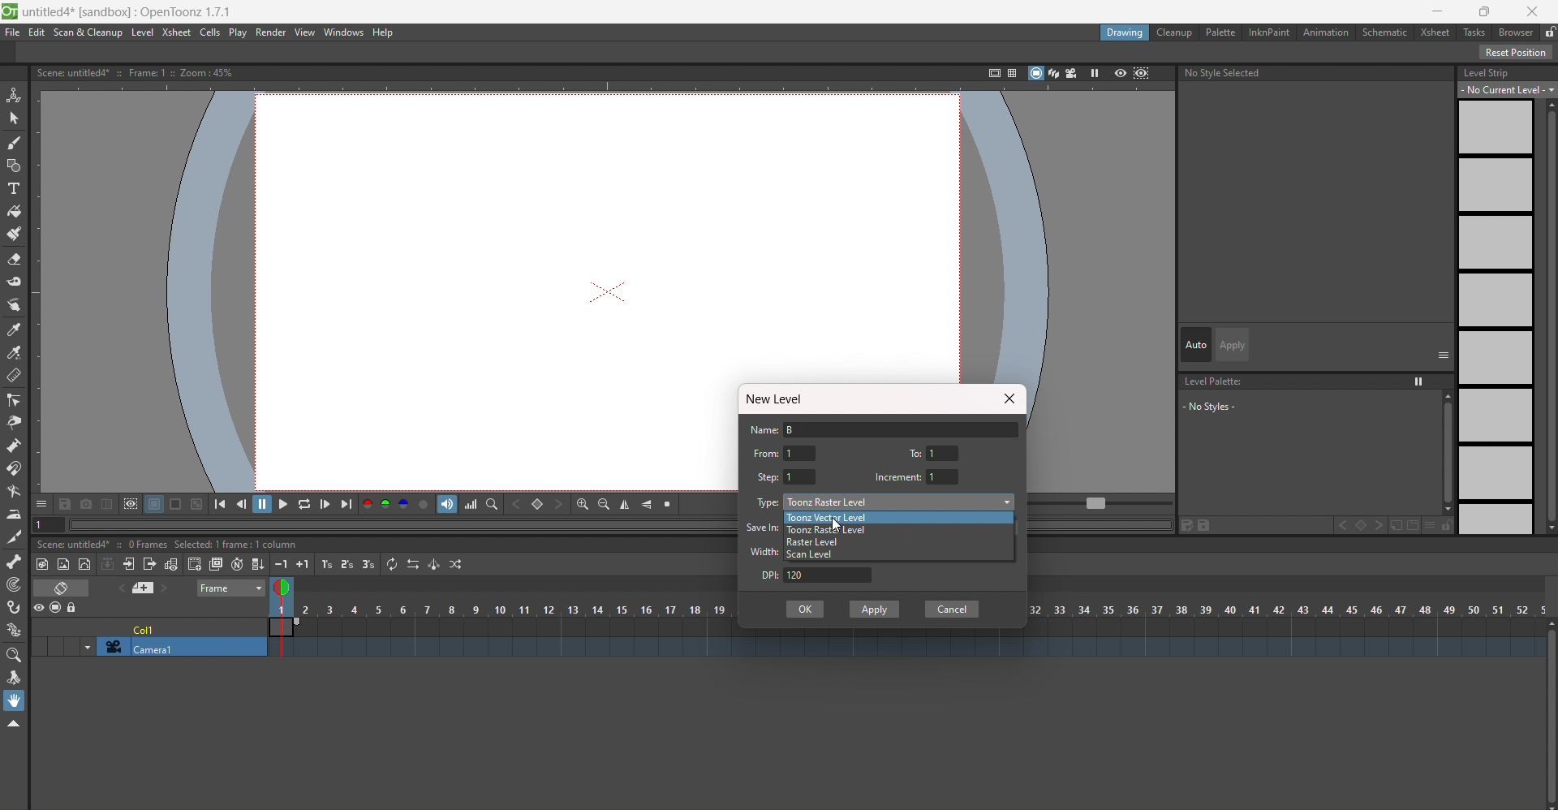  What do you see at coordinates (990, 73) in the screenshot?
I see `safe area` at bounding box center [990, 73].